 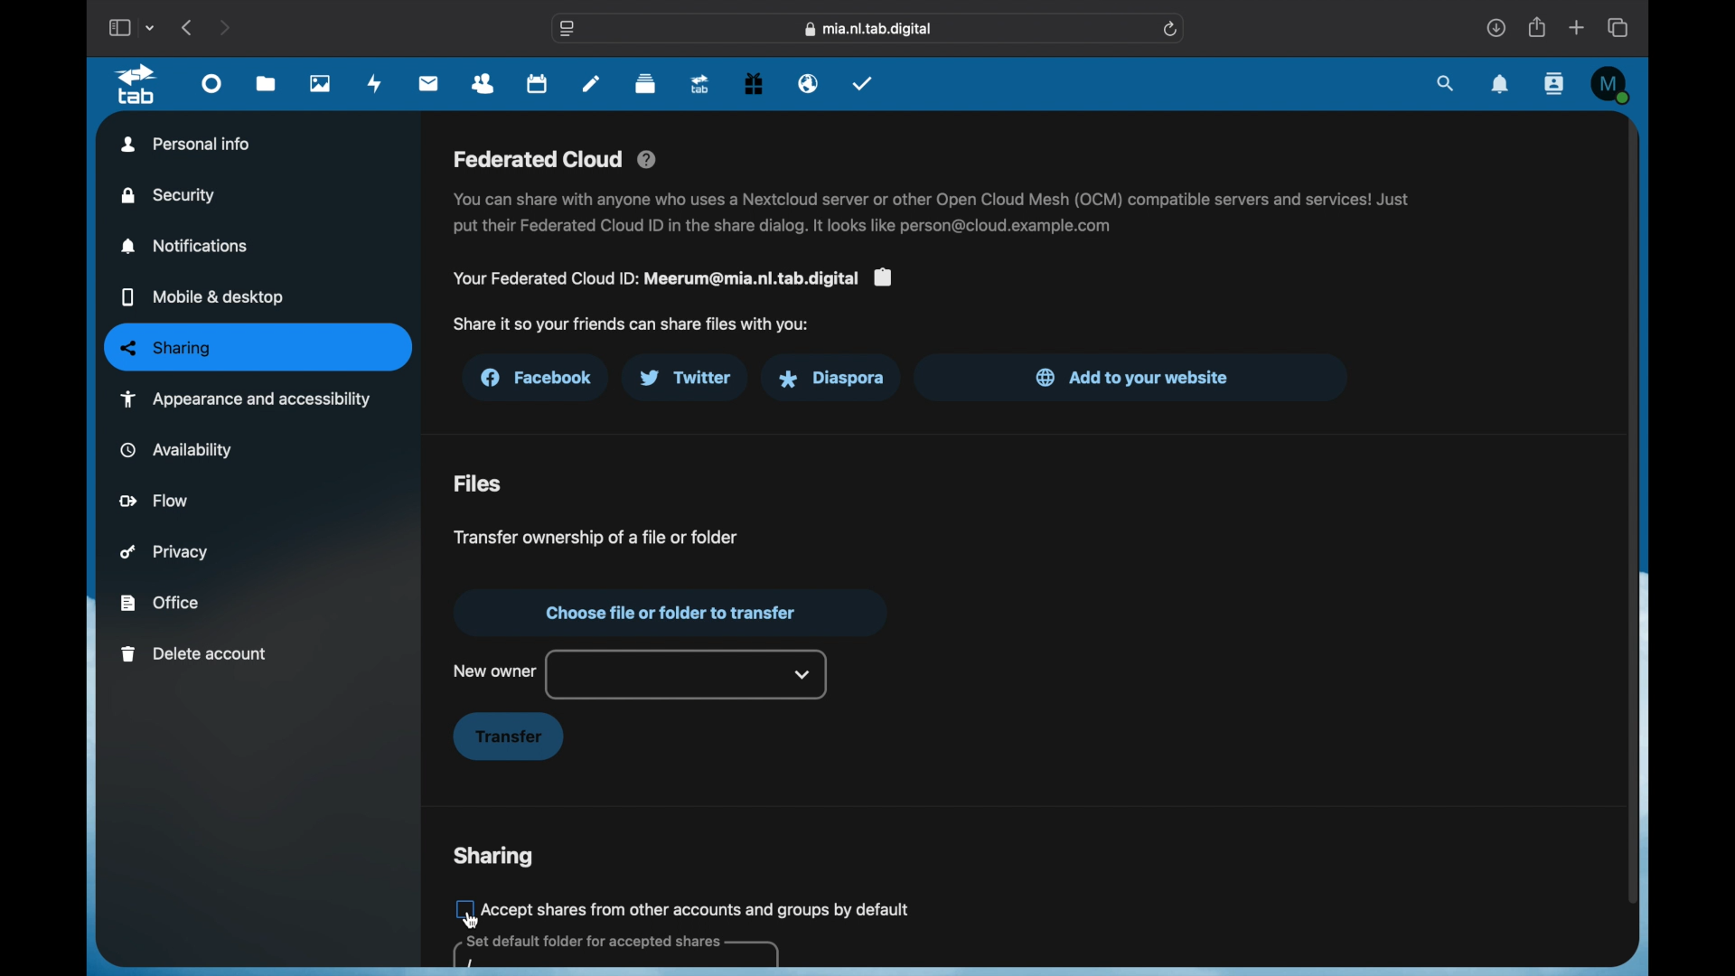 I want to click on share, so click(x=1538, y=27).